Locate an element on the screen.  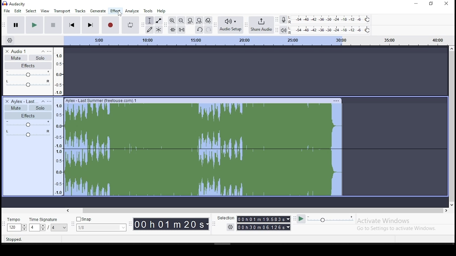
open menu is located at coordinates (50, 50).